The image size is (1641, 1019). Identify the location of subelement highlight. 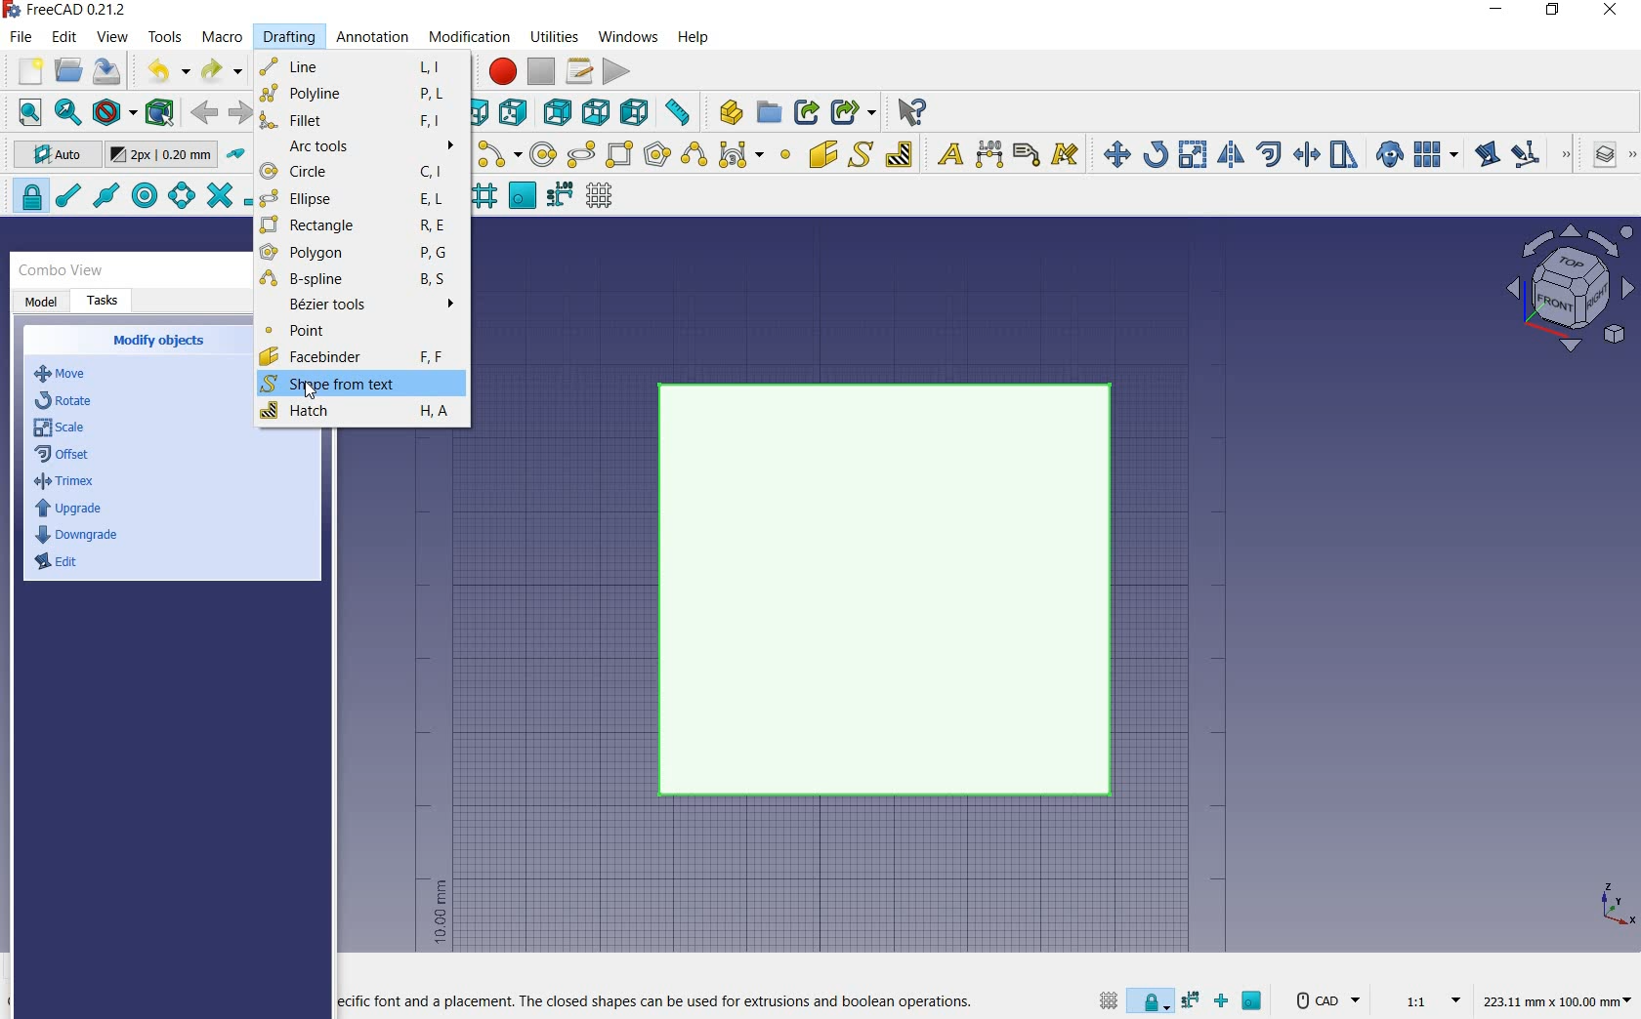
(1539, 154).